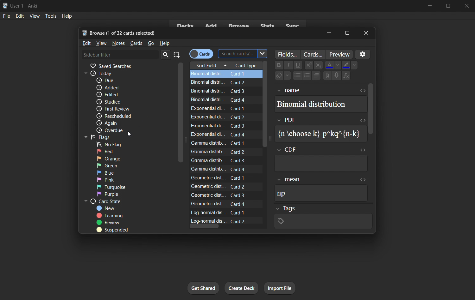 The image size is (475, 300). What do you see at coordinates (288, 76) in the screenshot?
I see `` at bounding box center [288, 76].